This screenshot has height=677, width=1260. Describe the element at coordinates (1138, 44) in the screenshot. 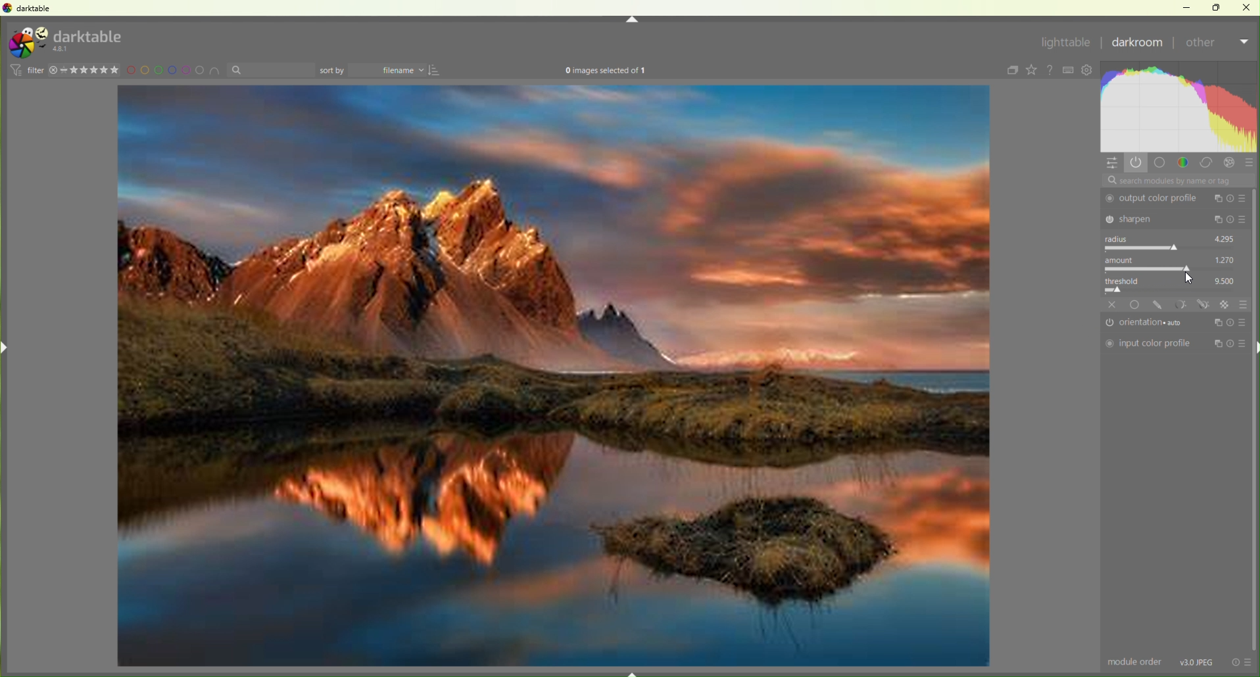

I see `Darkroom` at that location.